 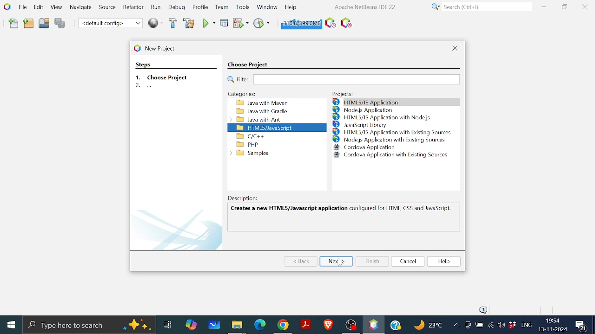 I want to click on Description:, so click(x=243, y=198).